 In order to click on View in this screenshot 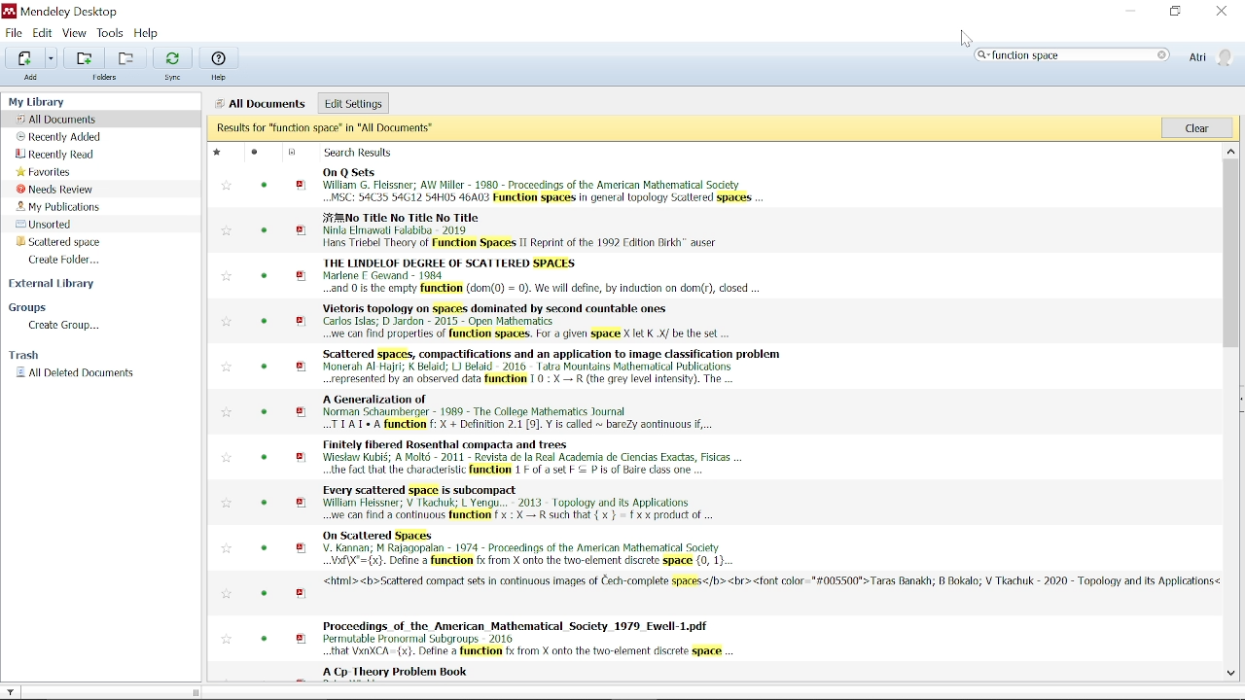, I will do `click(75, 33)`.